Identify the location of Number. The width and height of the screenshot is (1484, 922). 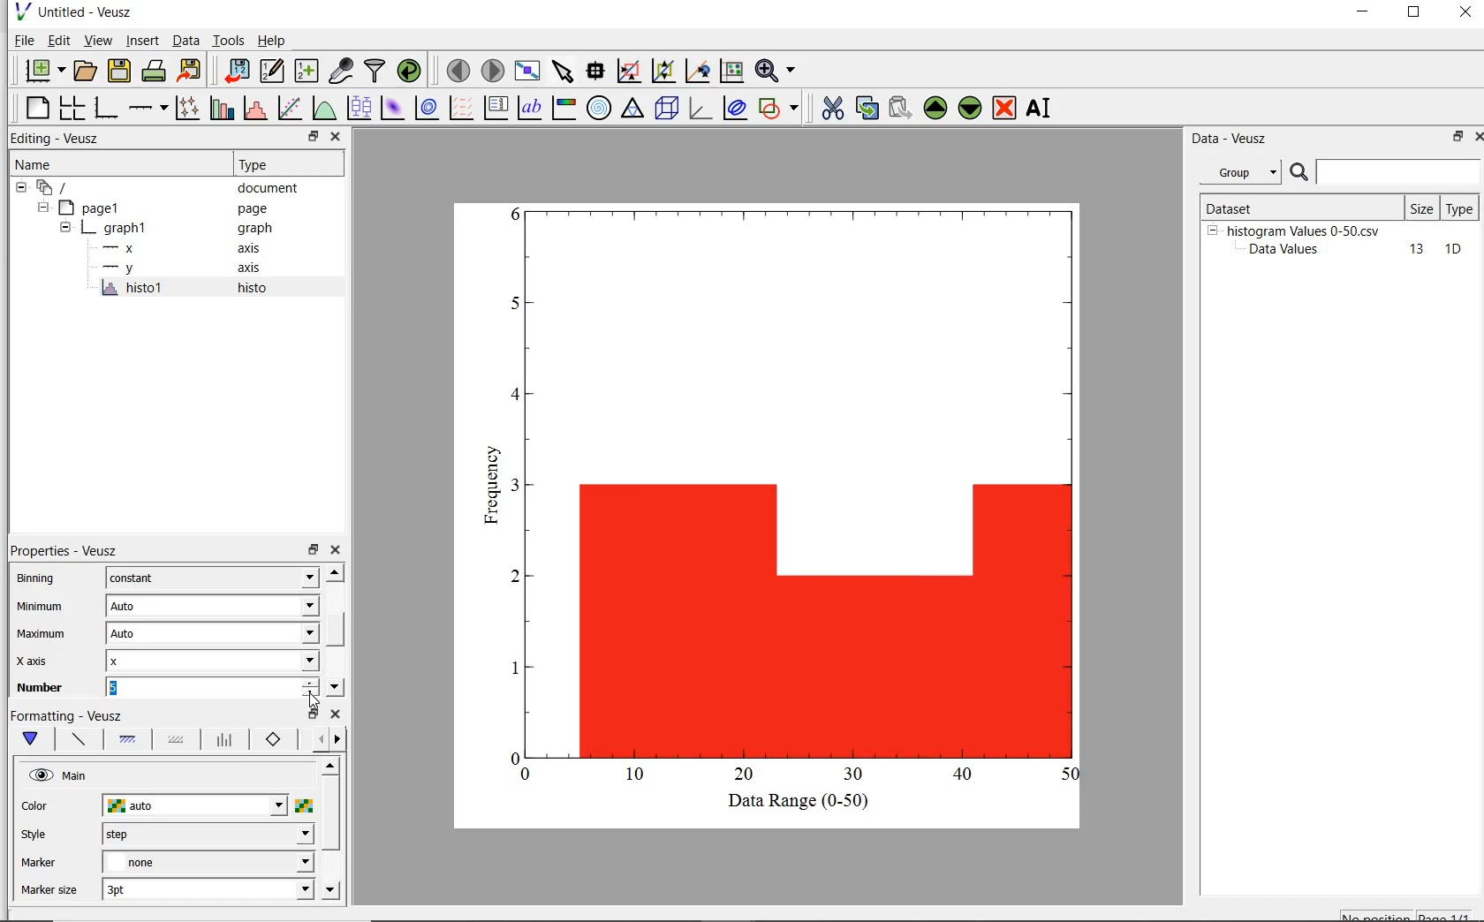
(41, 688).